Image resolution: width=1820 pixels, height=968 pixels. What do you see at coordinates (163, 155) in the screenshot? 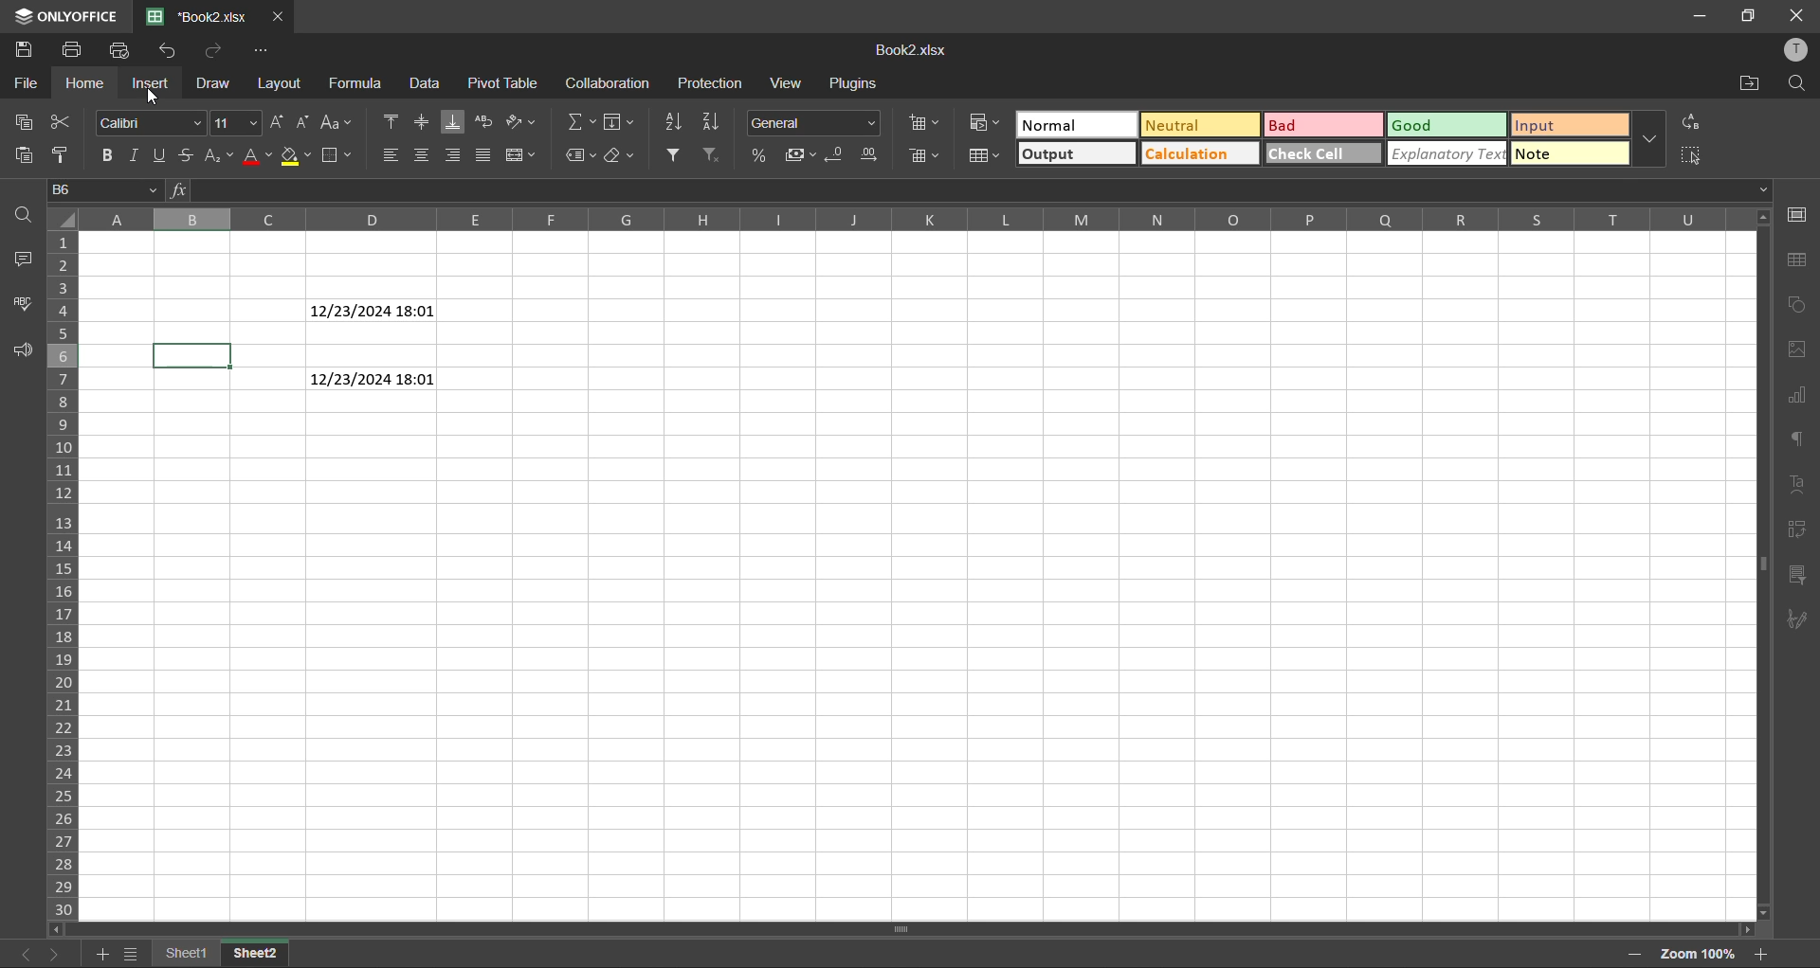
I see `underline` at bounding box center [163, 155].